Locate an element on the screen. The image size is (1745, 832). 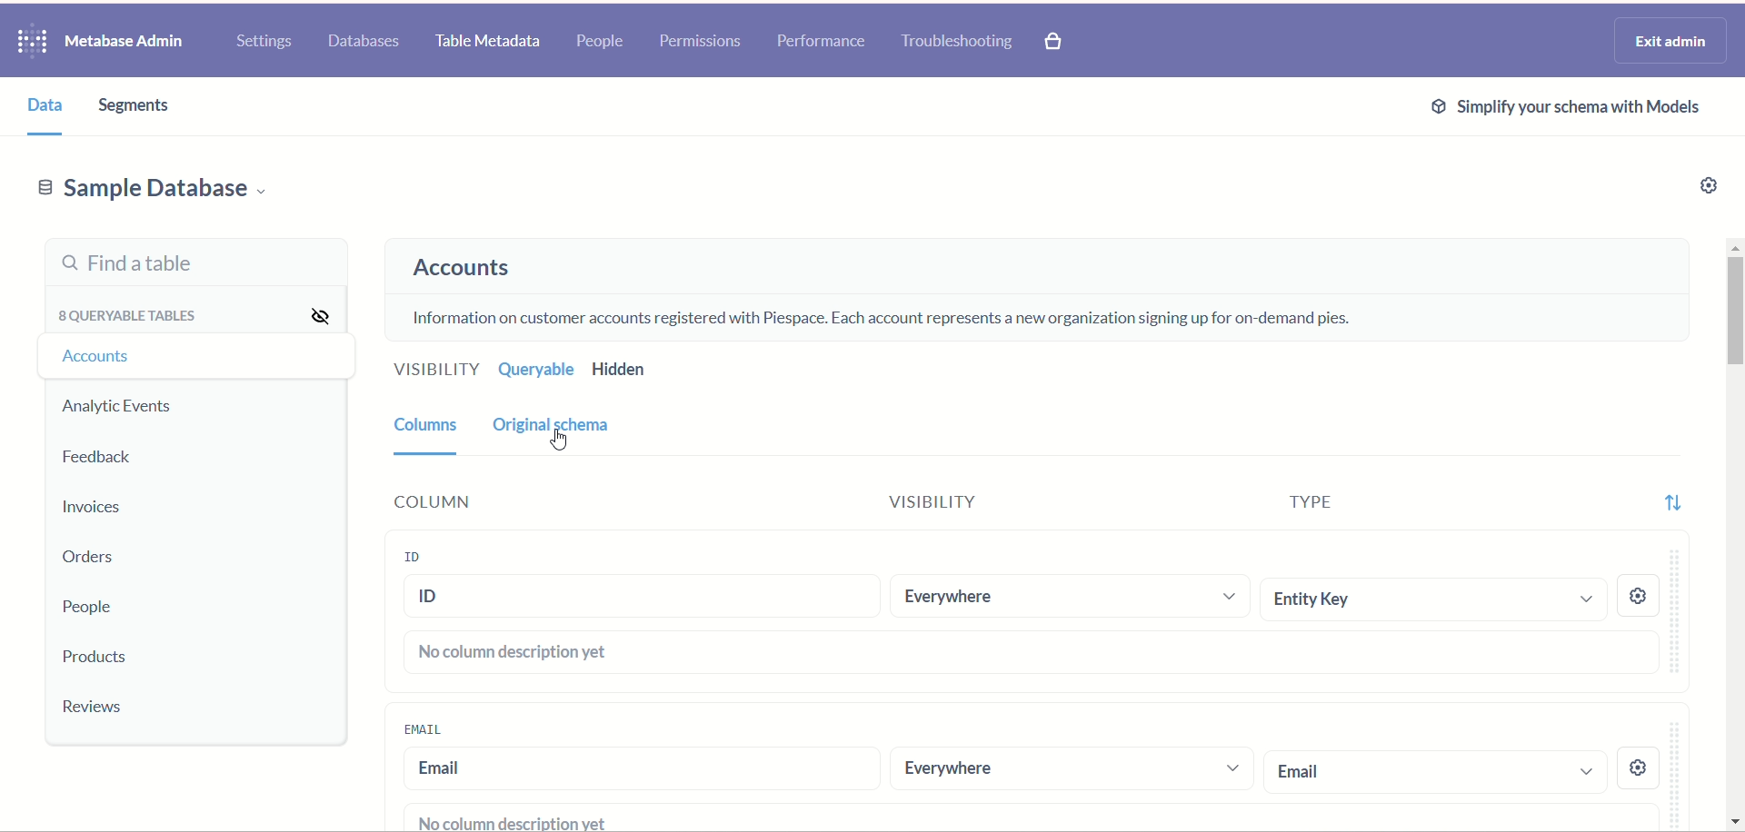
selection is located at coordinates (1071, 769).